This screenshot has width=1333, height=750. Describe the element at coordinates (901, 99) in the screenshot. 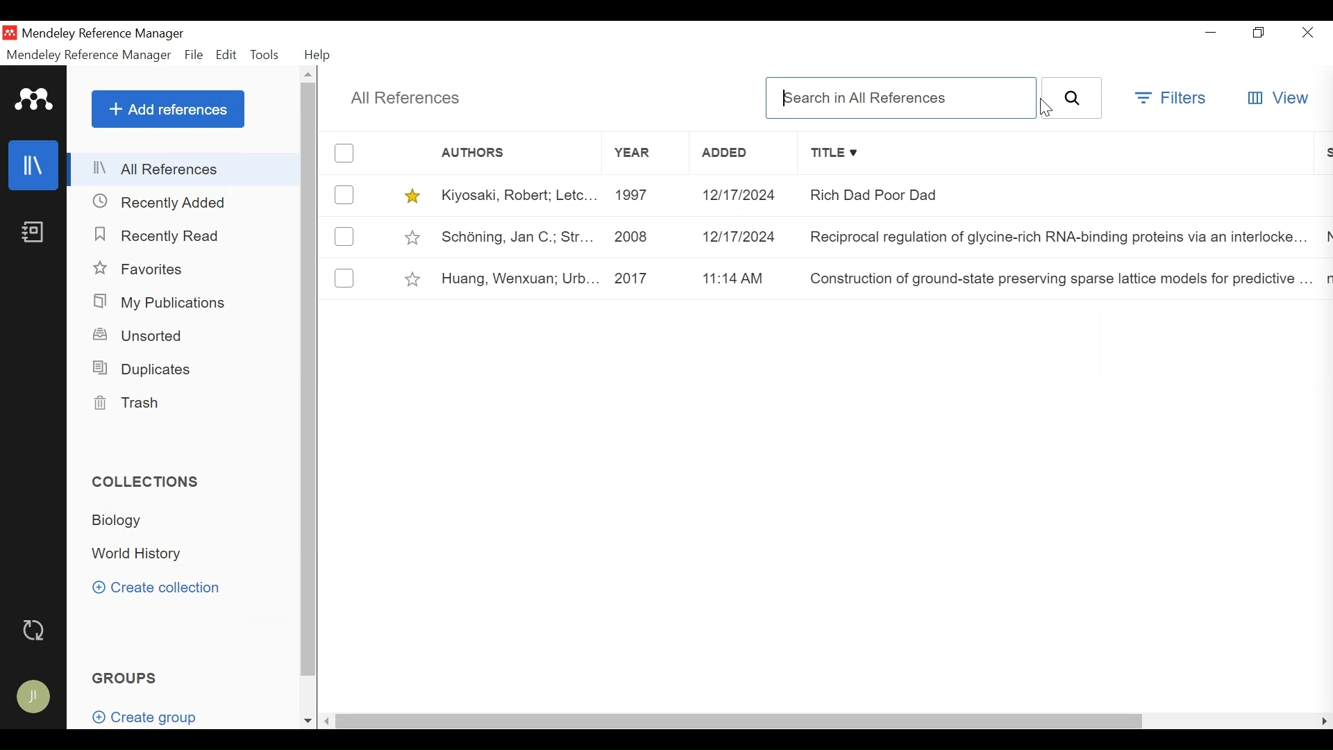

I see `Search bar` at that location.